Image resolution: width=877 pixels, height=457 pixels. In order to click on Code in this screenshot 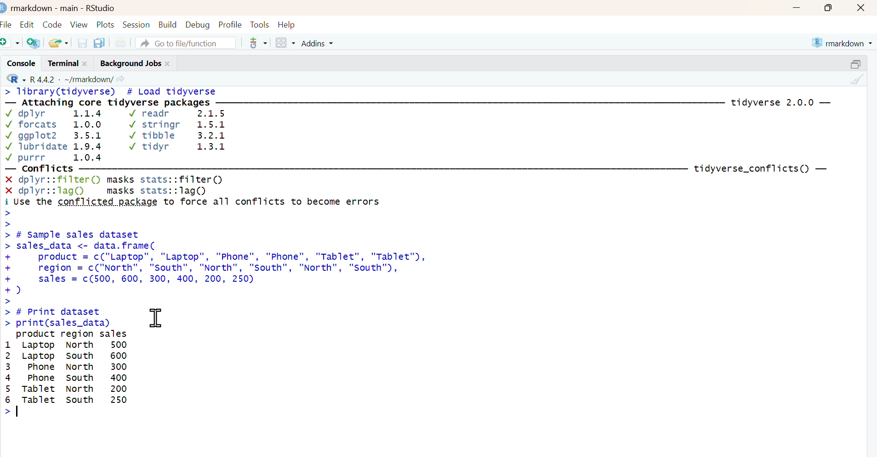, I will do `click(52, 22)`.